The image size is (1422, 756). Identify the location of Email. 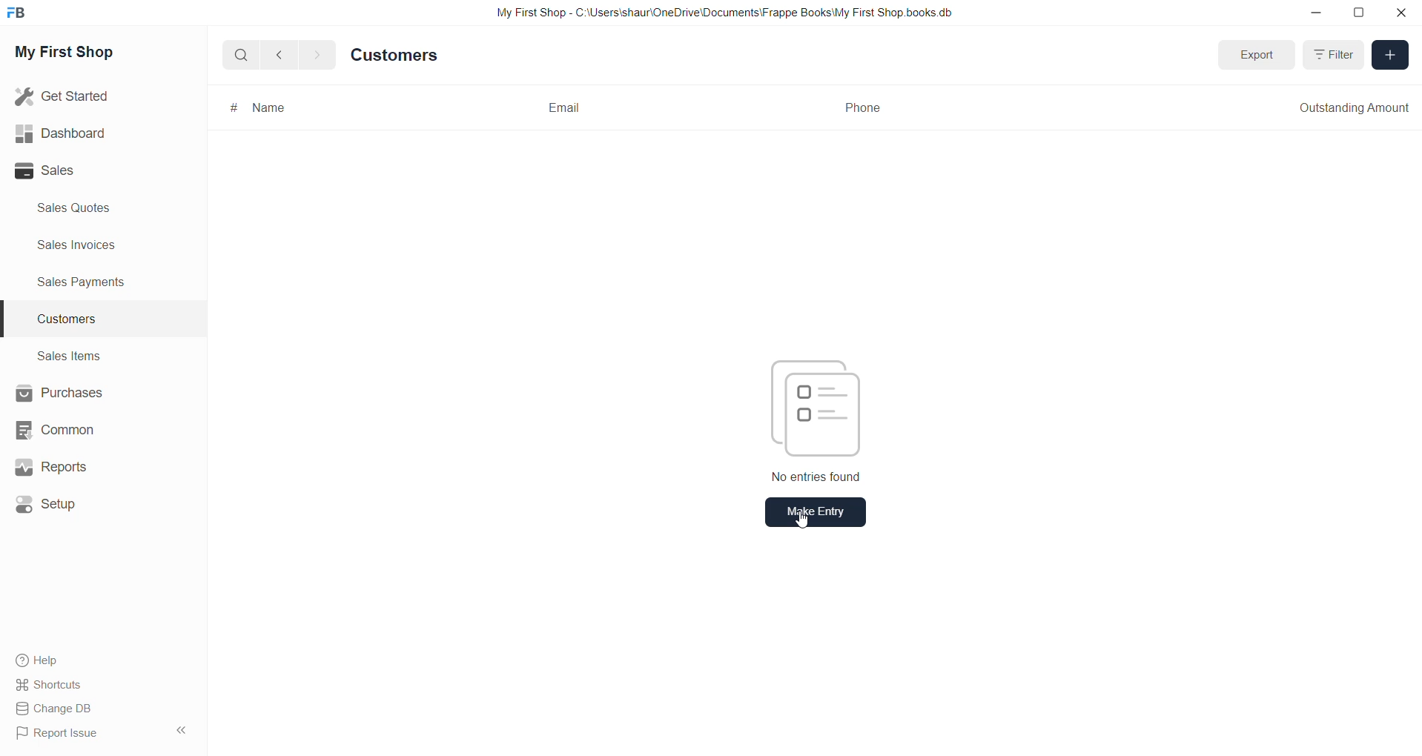
(561, 107).